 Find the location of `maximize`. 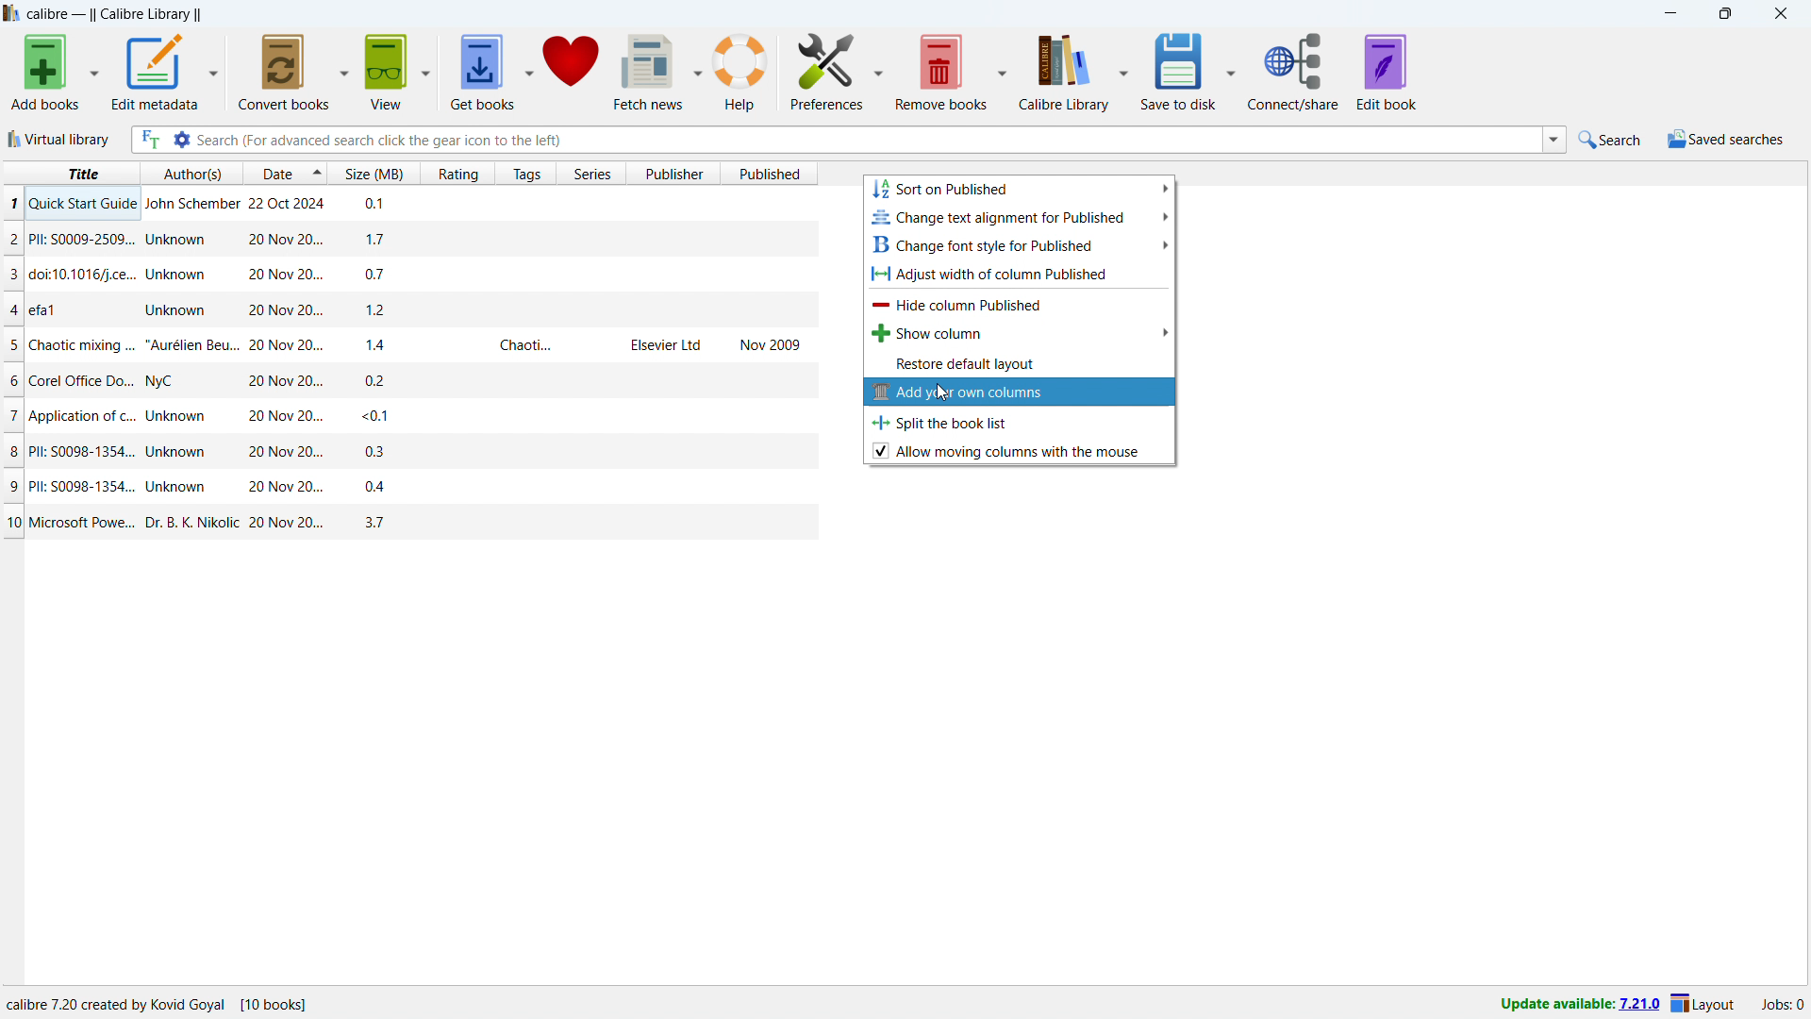

maximize is located at coordinates (1726, 14).